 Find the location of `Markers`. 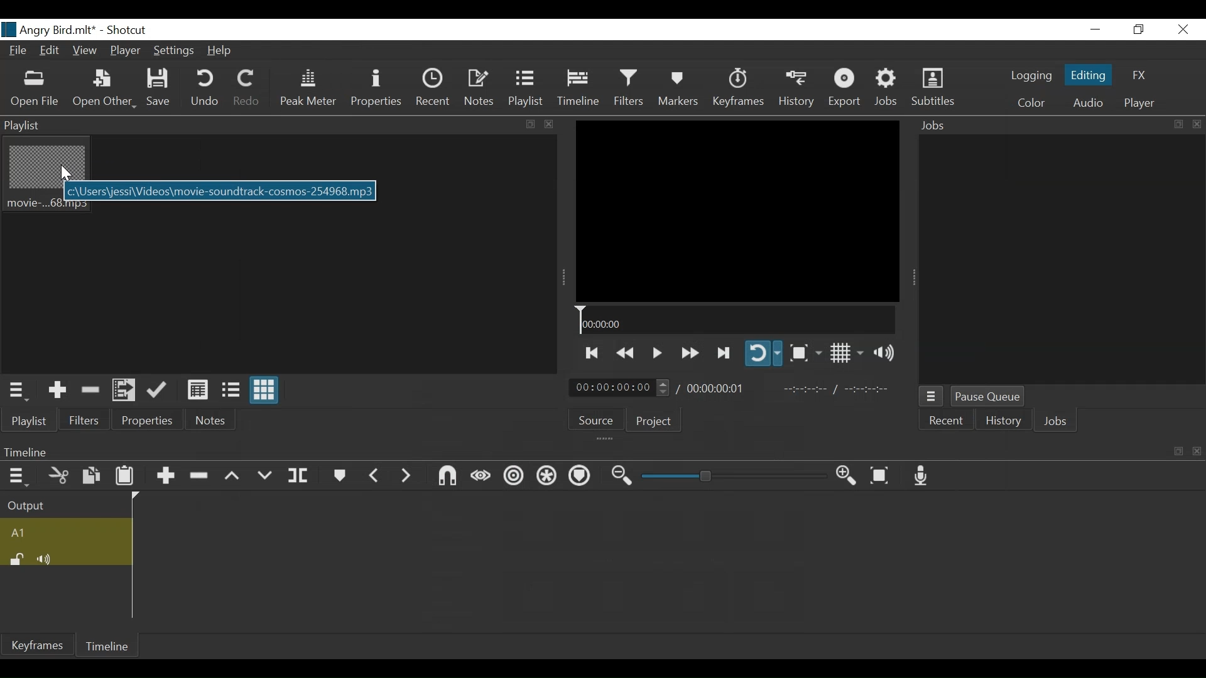

Markers is located at coordinates (678, 87).